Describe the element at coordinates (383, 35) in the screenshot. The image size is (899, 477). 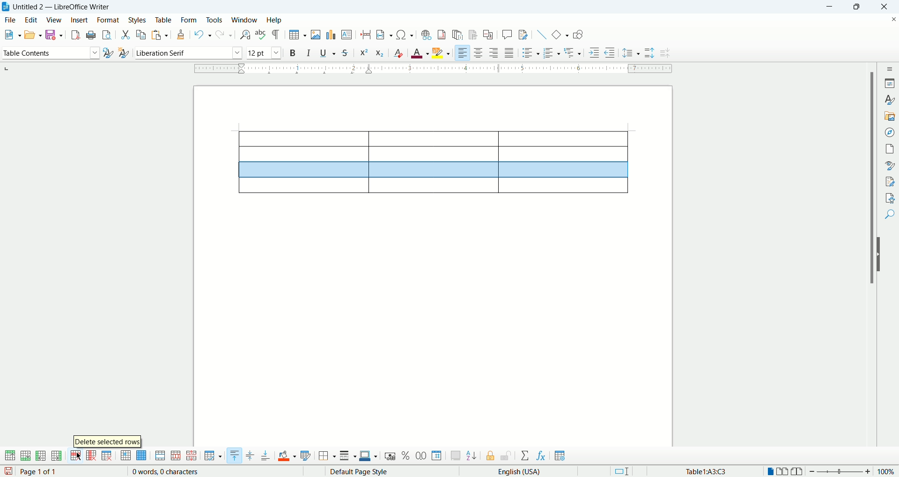
I see `insert field` at that location.